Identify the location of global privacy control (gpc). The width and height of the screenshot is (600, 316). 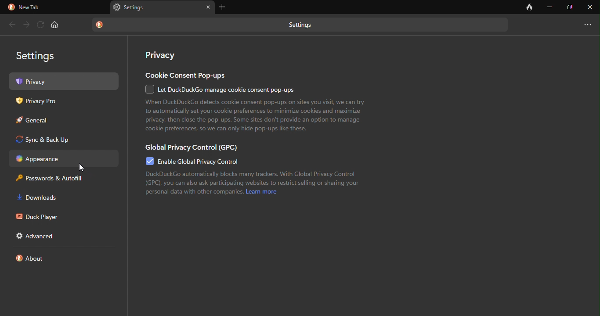
(198, 147).